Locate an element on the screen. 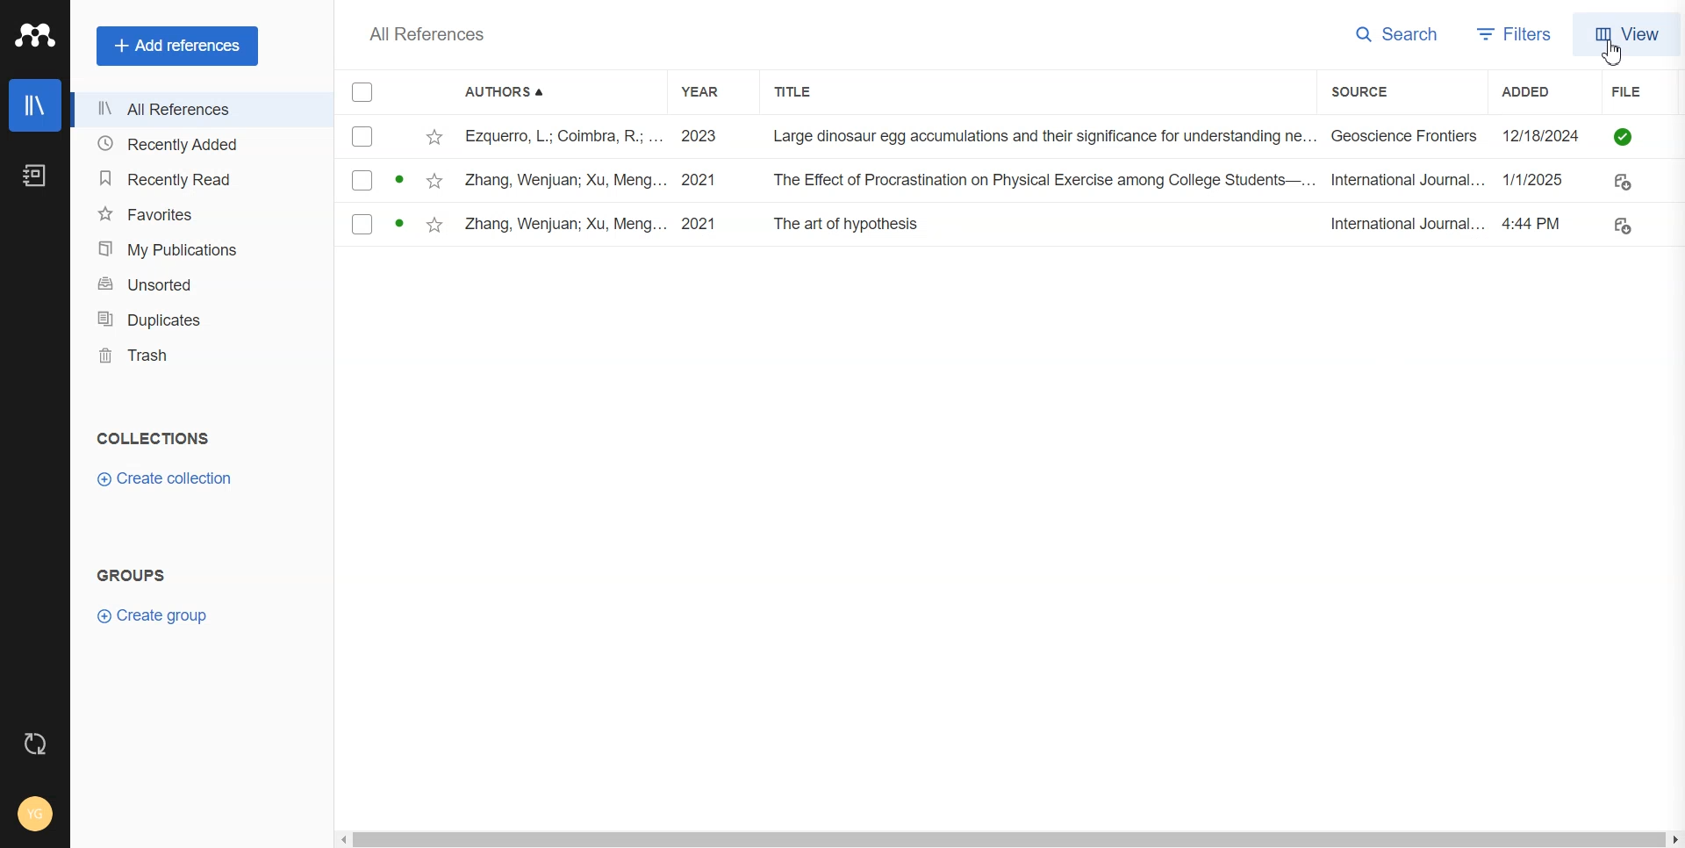 The height and width of the screenshot is (848, 1685). Search is located at coordinates (1400, 33).